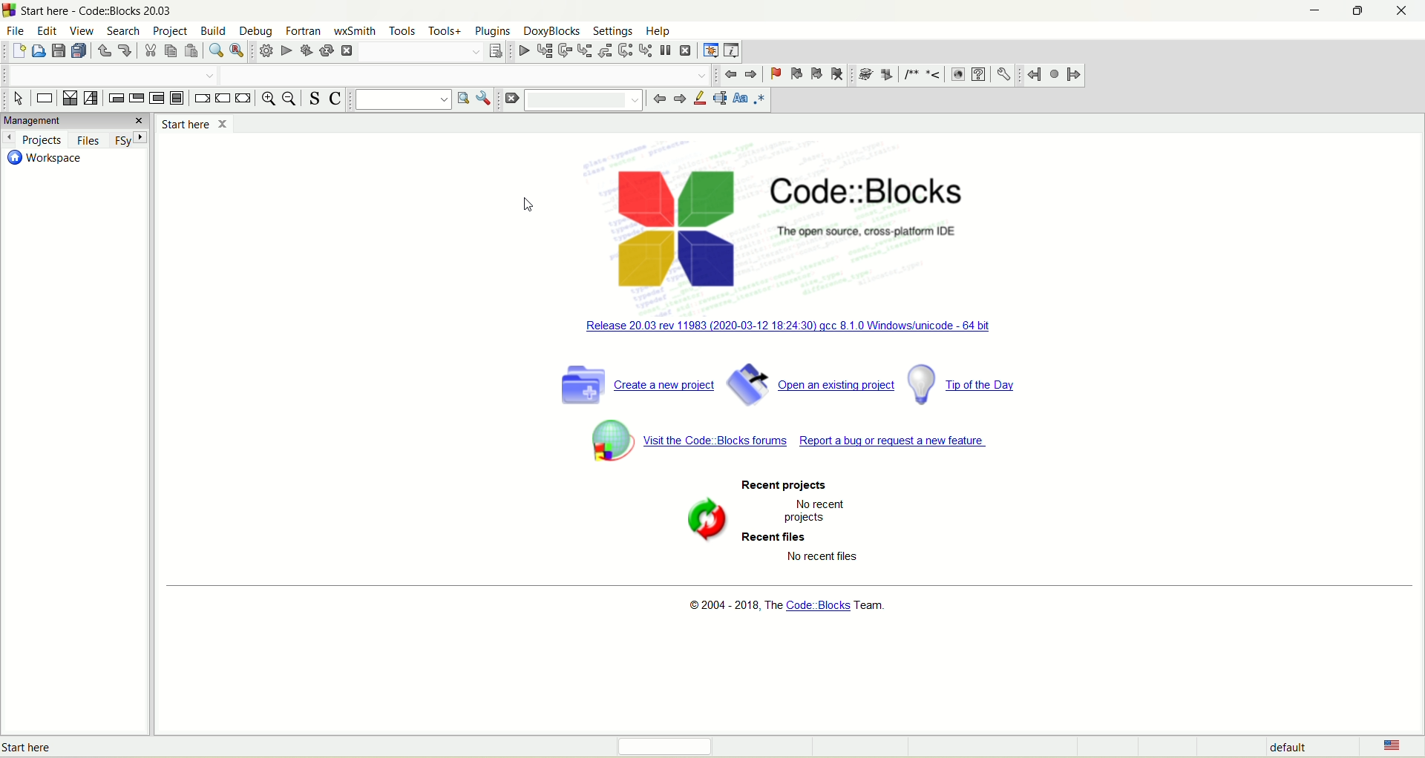 The height and width of the screenshot is (758, 1425). I want to click on recent files, so click(779, 536).